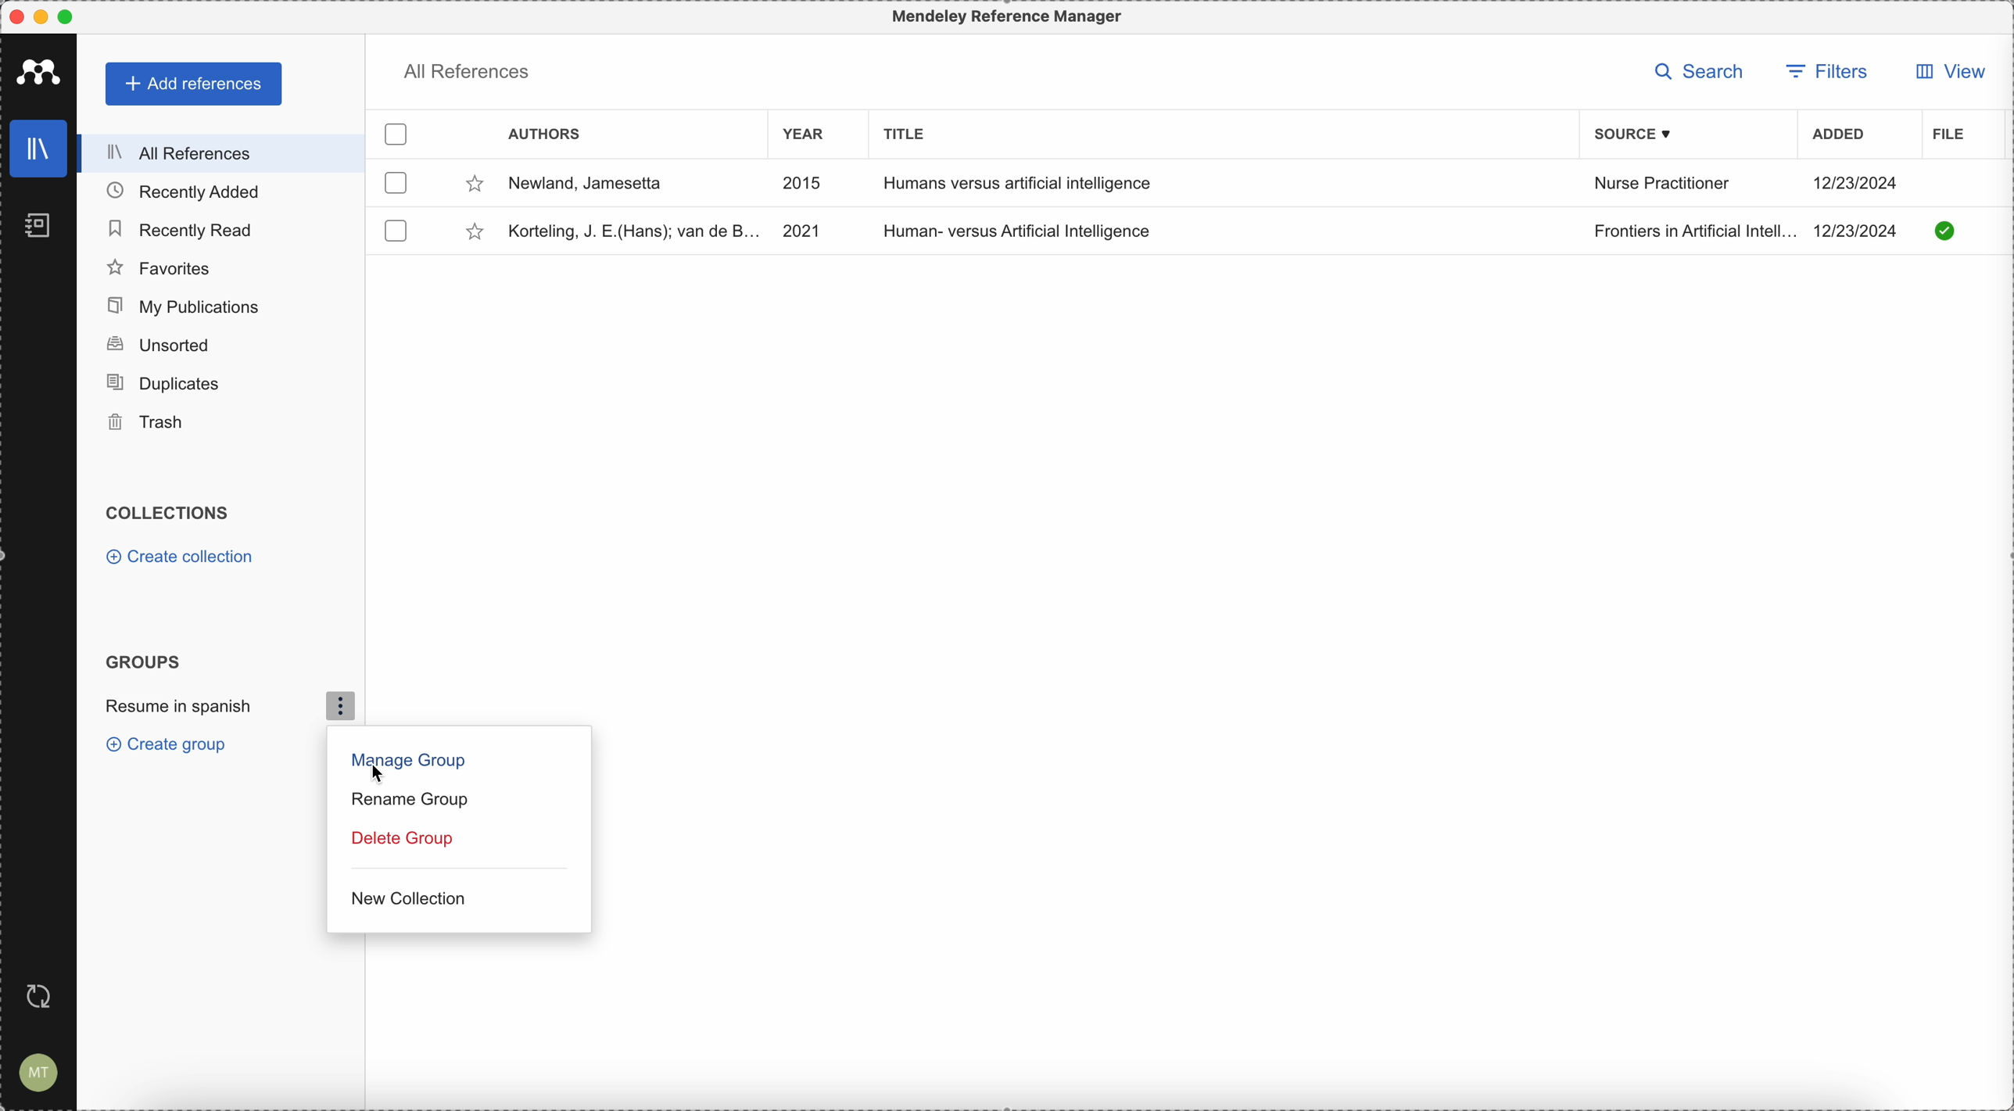 This screenshot has width=2014, height=1111. I want to click on 2021, so click(801, 229).